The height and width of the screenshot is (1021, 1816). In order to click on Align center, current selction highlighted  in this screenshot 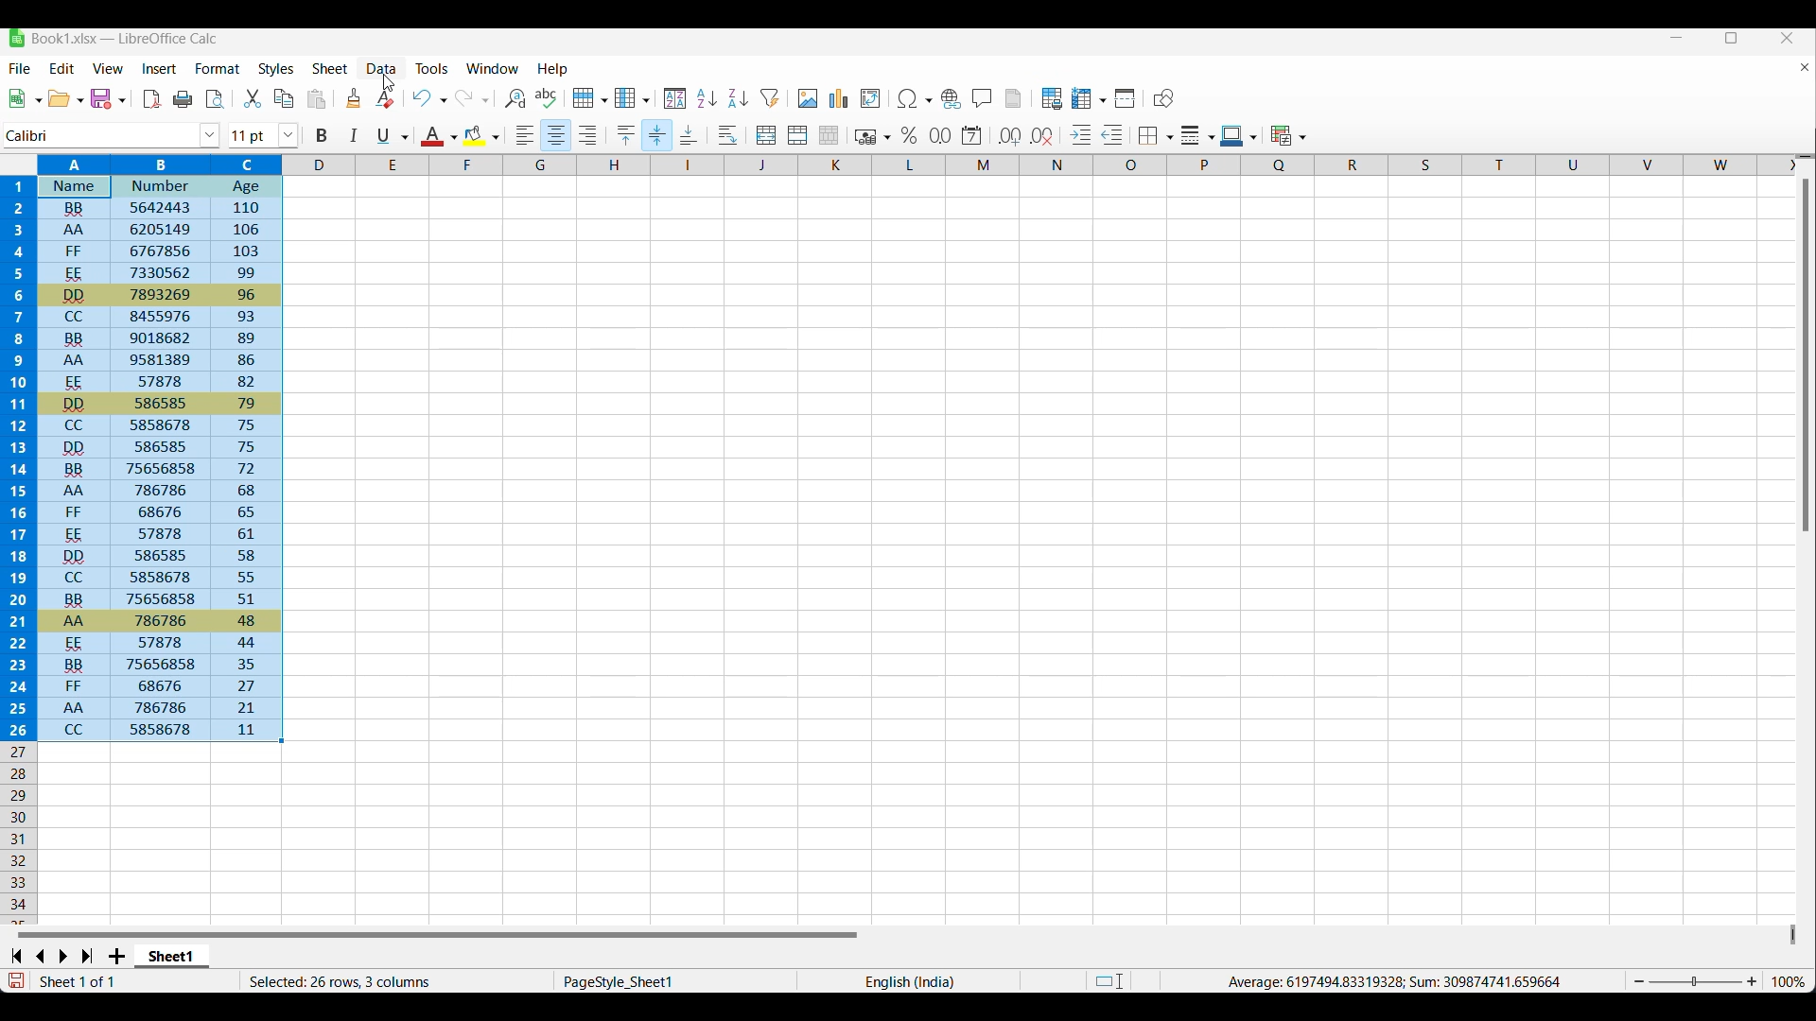, I will do `click(556, 135)`.